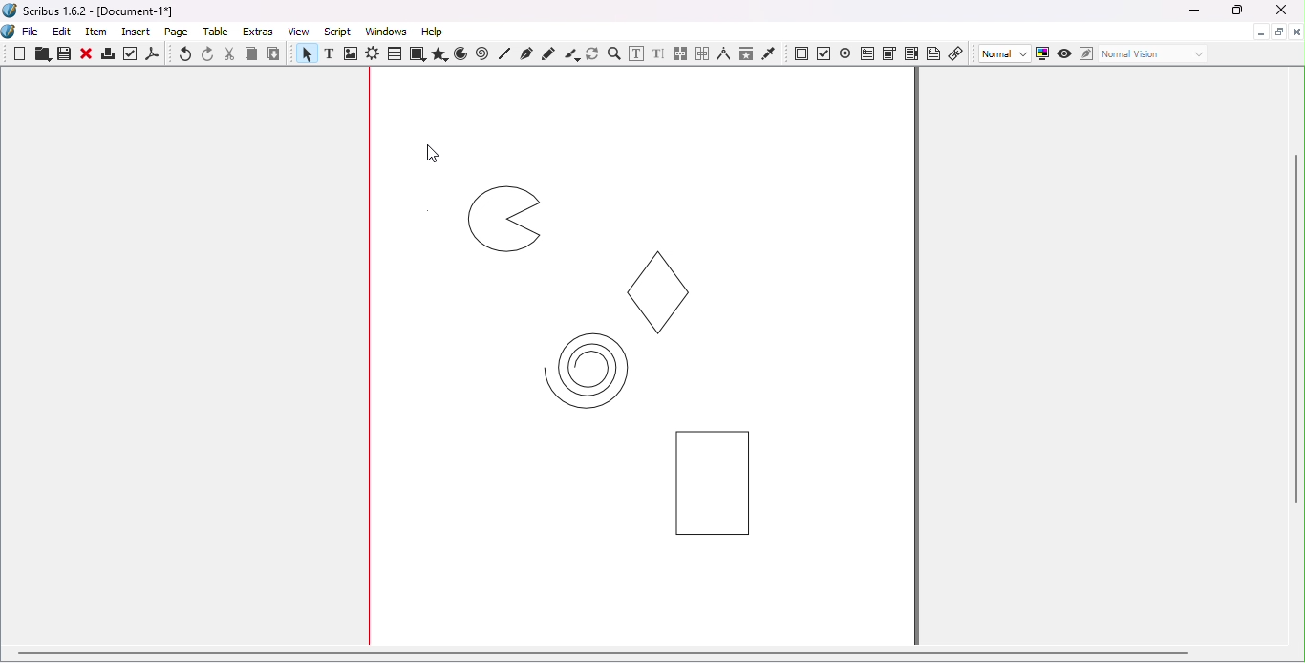 The image size is (1305, 663). What do you see at coordinates (180, 33) in the screenshot?
I see `Page` at bounding box center [180, 33].